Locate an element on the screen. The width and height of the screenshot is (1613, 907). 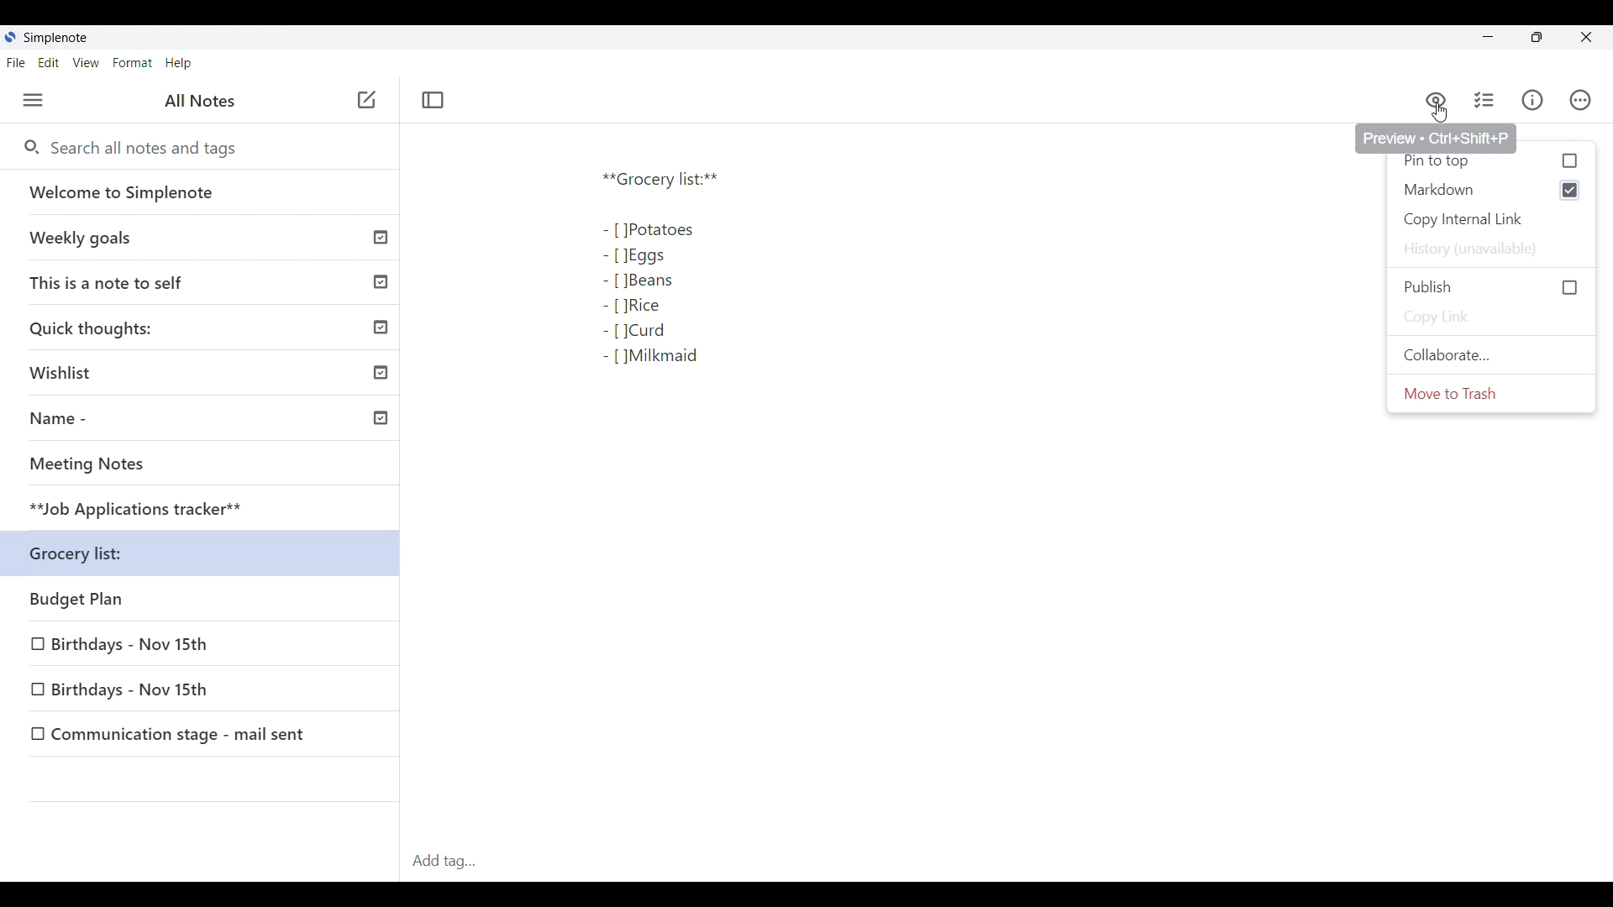
Actions is located at coordinates (1580, 100).